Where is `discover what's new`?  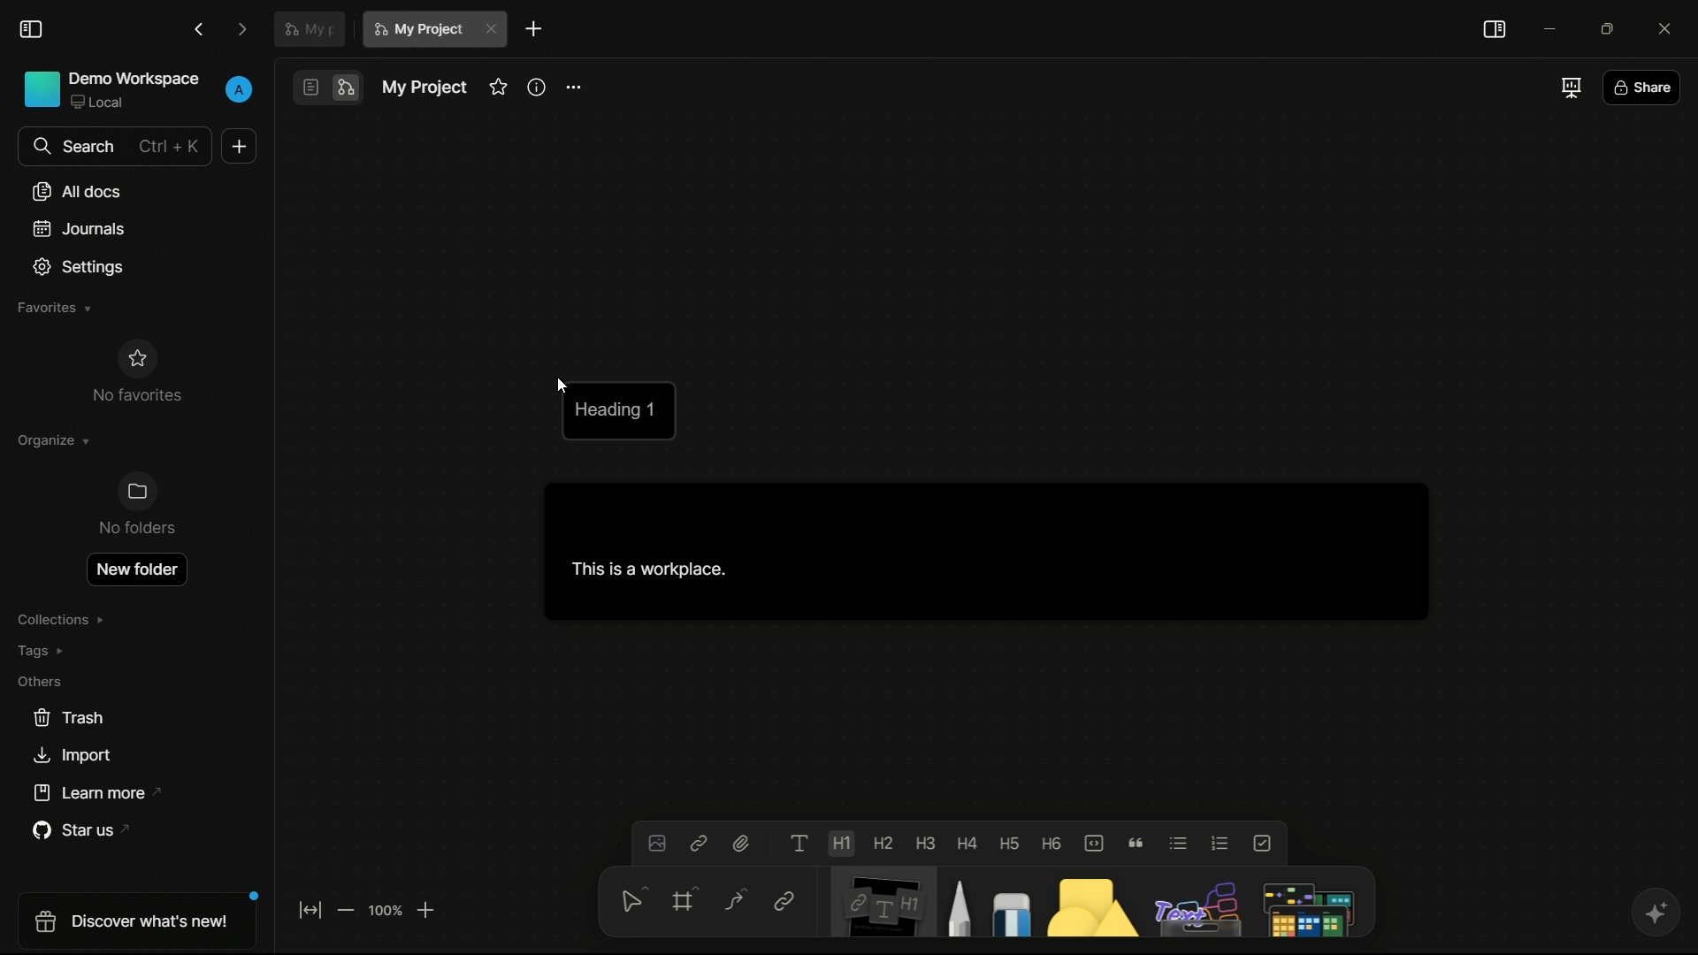
discover what's new is located at coordinates (132, 925).